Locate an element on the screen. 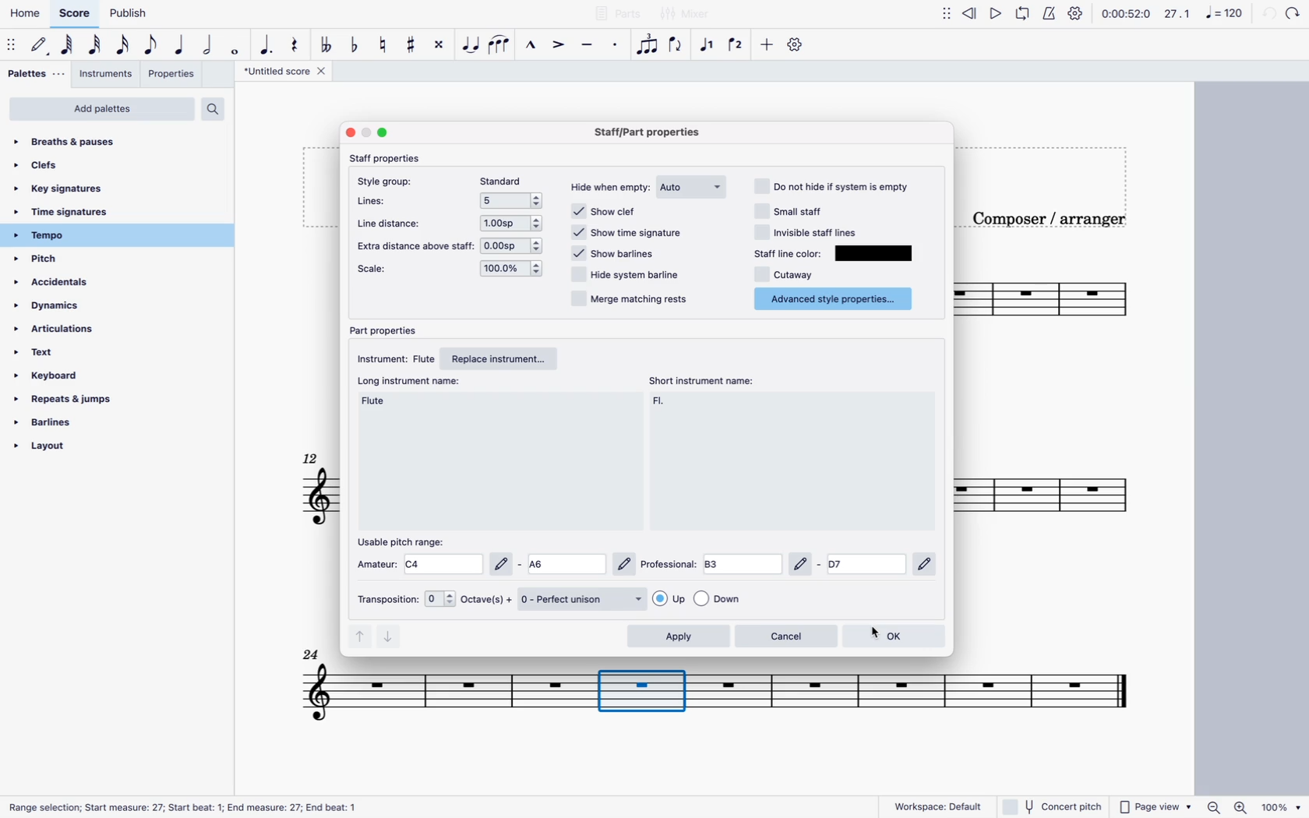 The height and width of the screenshot is (818, 1309). tempo is located at coordinates (99, 237).